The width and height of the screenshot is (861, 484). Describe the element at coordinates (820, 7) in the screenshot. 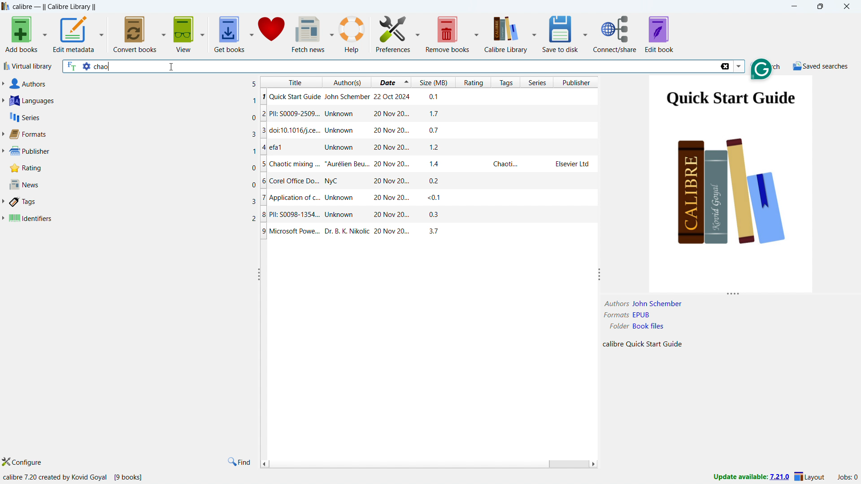

I see `maximize` at that location.